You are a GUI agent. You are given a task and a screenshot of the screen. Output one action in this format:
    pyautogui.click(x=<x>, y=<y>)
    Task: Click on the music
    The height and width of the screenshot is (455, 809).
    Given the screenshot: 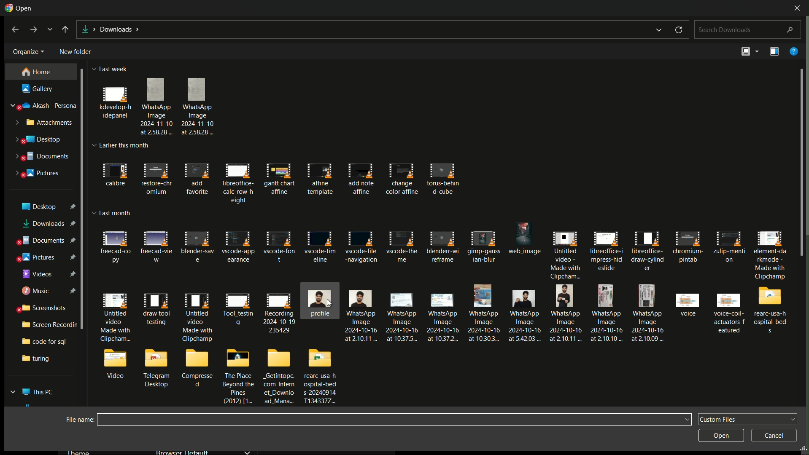 What is the action you would take?
    pyautogui.click(x=46, y=291)
    